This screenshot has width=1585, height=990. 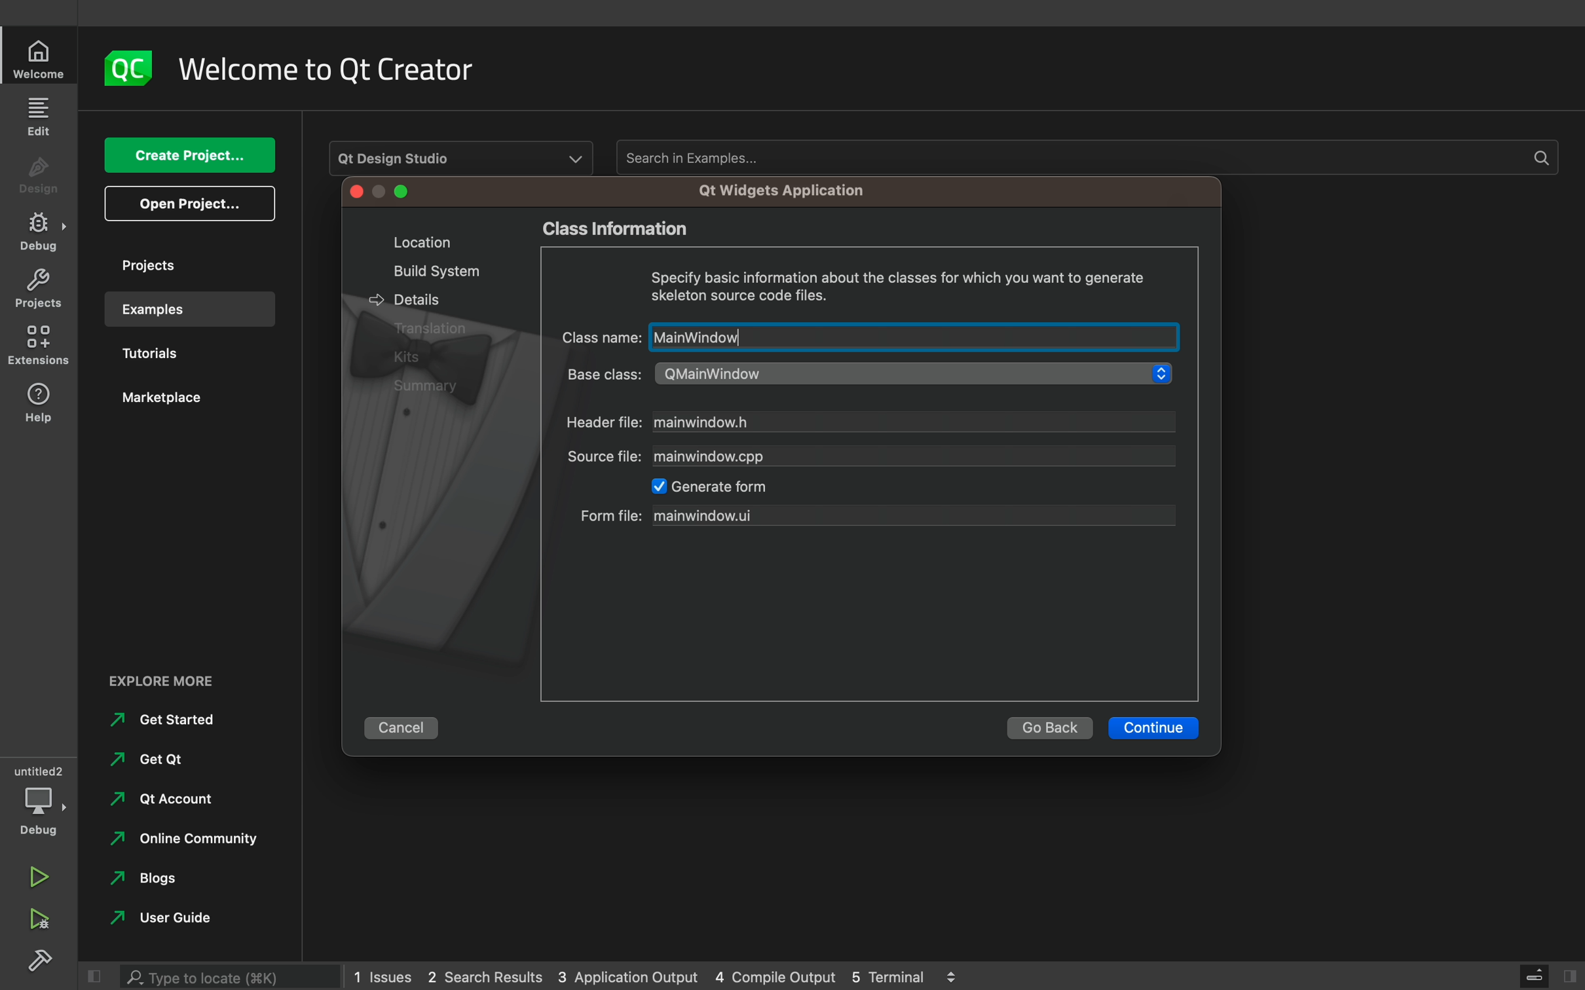 I want to click on details tab, so click(x=411, y=298).